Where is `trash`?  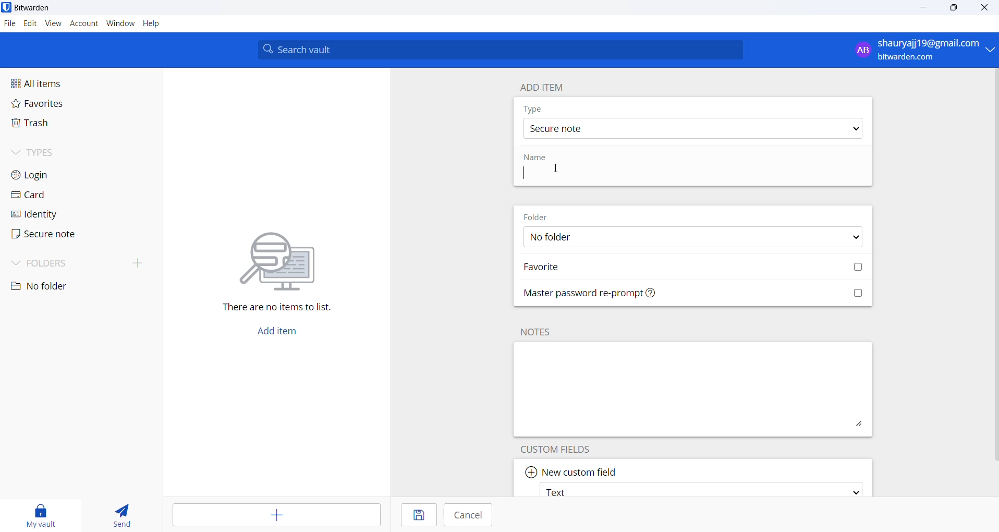 trash is located at coordinates (60, 124).